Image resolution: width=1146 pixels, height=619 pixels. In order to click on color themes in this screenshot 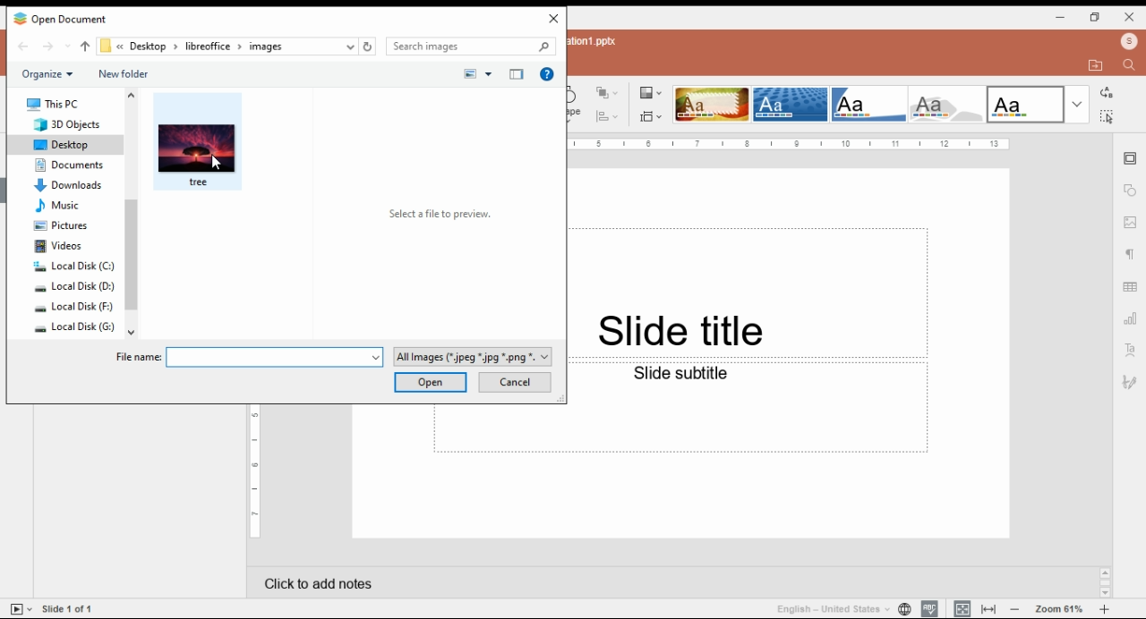, I will do `click(648, 92)`.